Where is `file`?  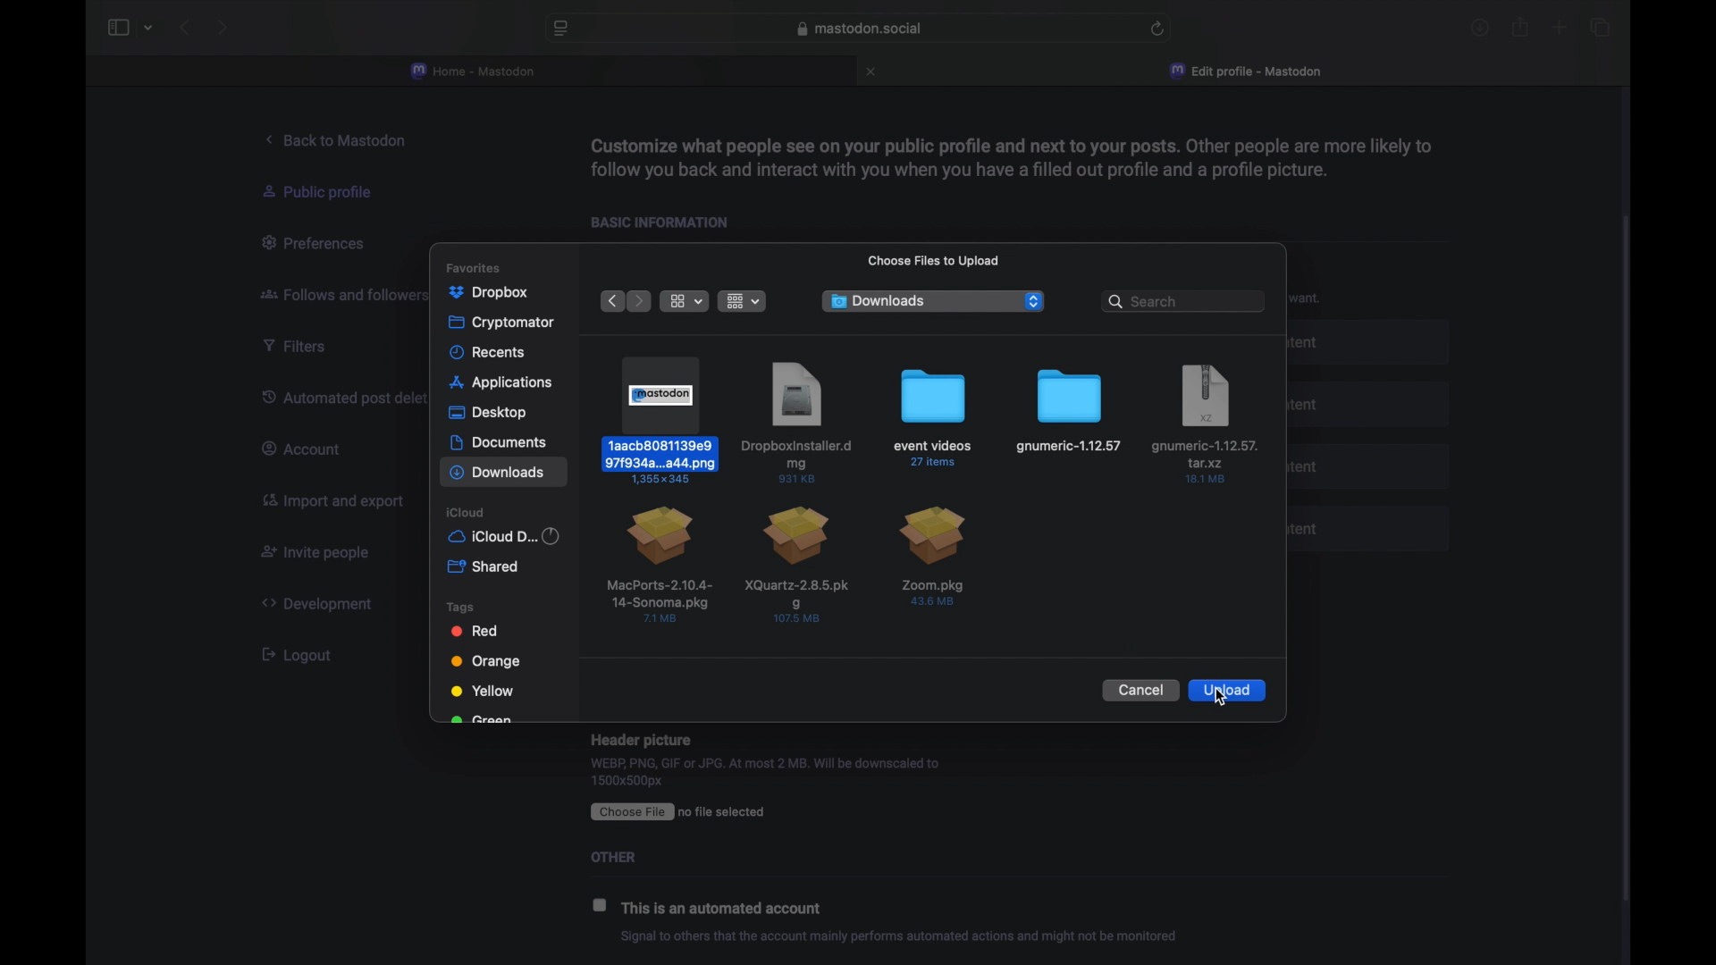
file is located at coordinates (1206, 424).